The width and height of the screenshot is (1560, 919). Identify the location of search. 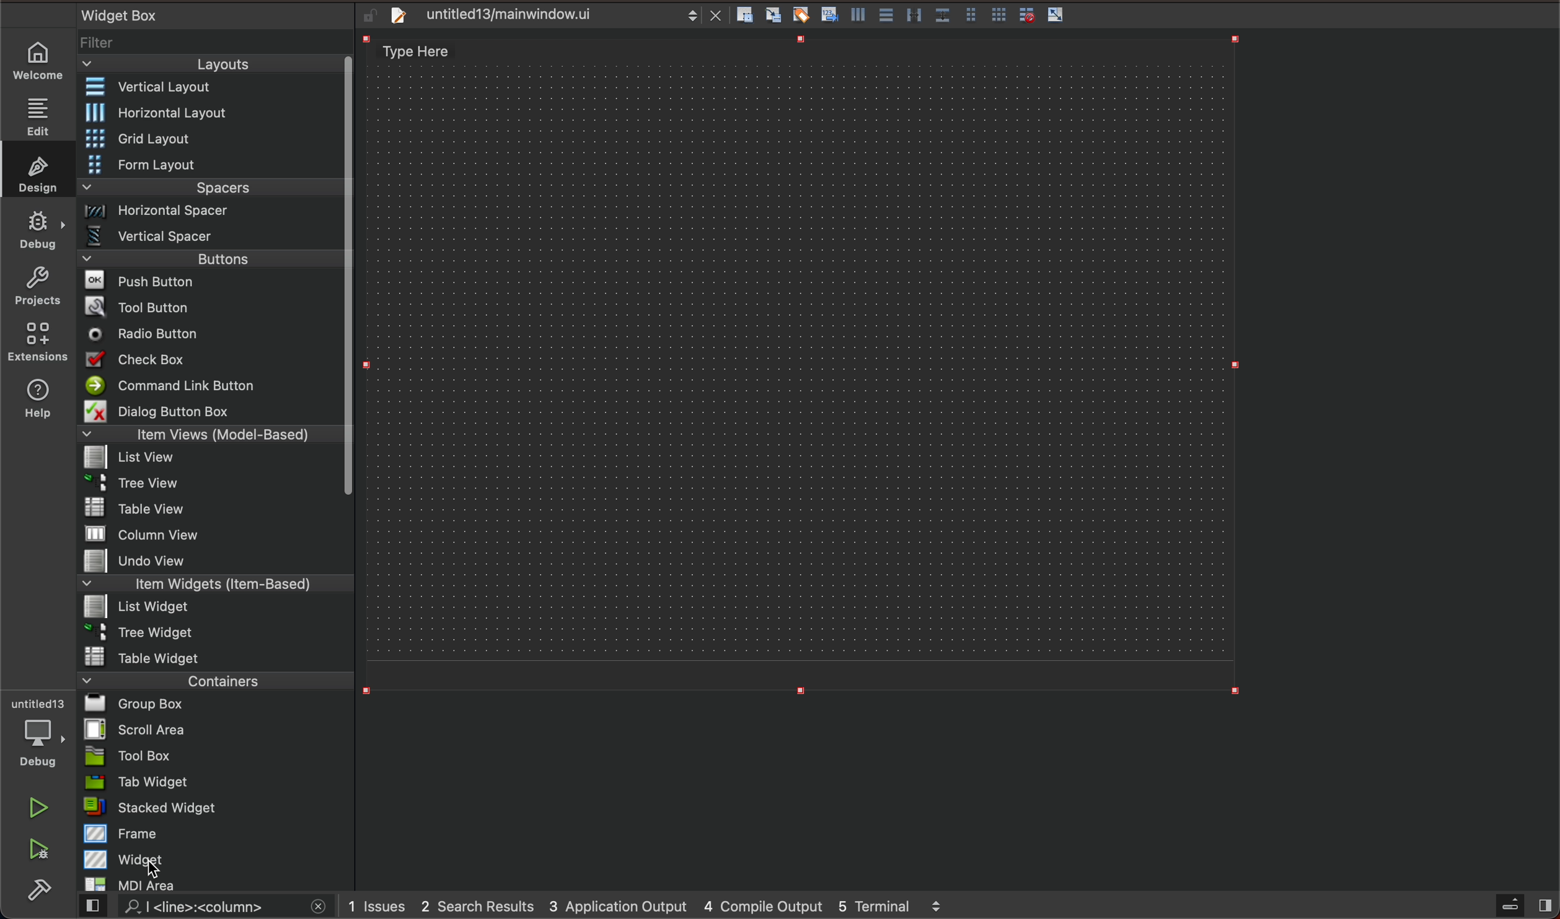
(207, 908).